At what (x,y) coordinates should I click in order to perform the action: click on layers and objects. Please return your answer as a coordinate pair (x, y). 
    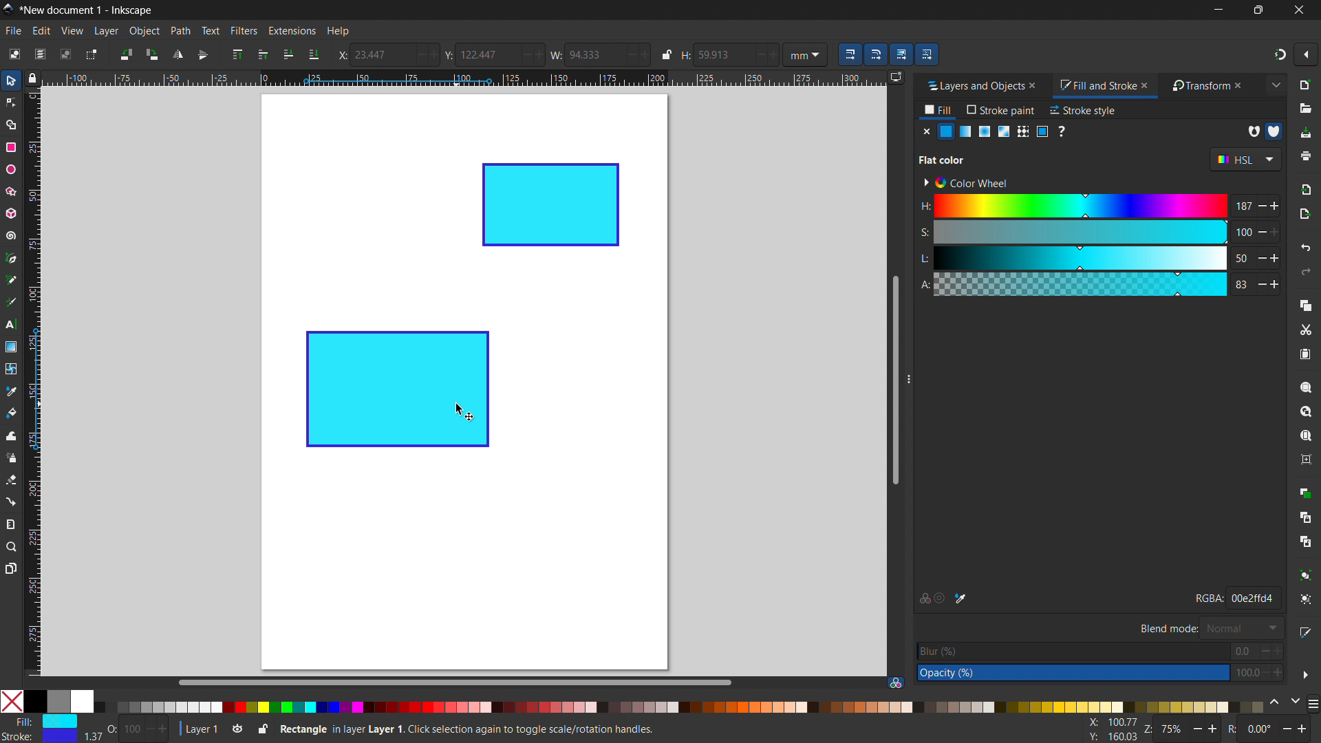
    Looking at the image, I should click on (971, 85).